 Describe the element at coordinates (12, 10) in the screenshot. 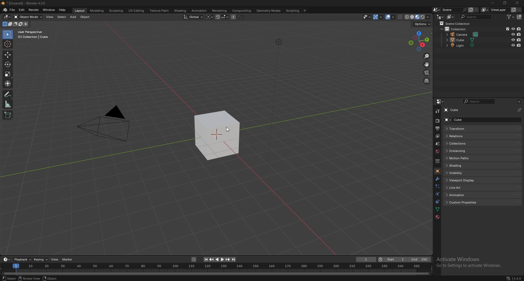

I see `file` at that location.